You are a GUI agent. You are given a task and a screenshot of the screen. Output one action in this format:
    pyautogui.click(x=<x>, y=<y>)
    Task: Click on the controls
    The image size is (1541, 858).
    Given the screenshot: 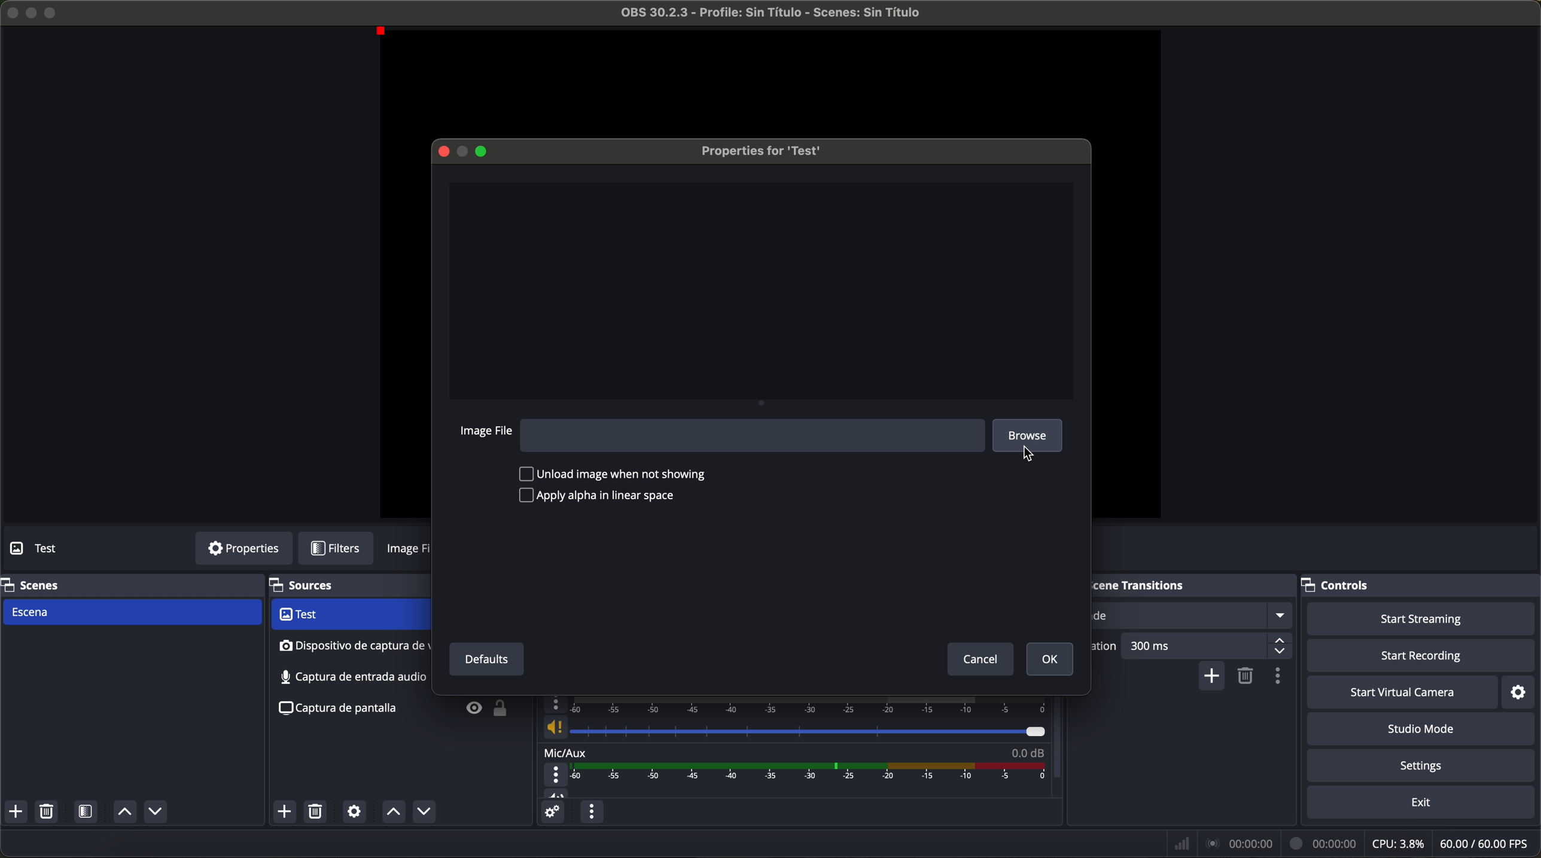 What is the action you would take?
    pyautogui.click(x=1347, y=582)
    